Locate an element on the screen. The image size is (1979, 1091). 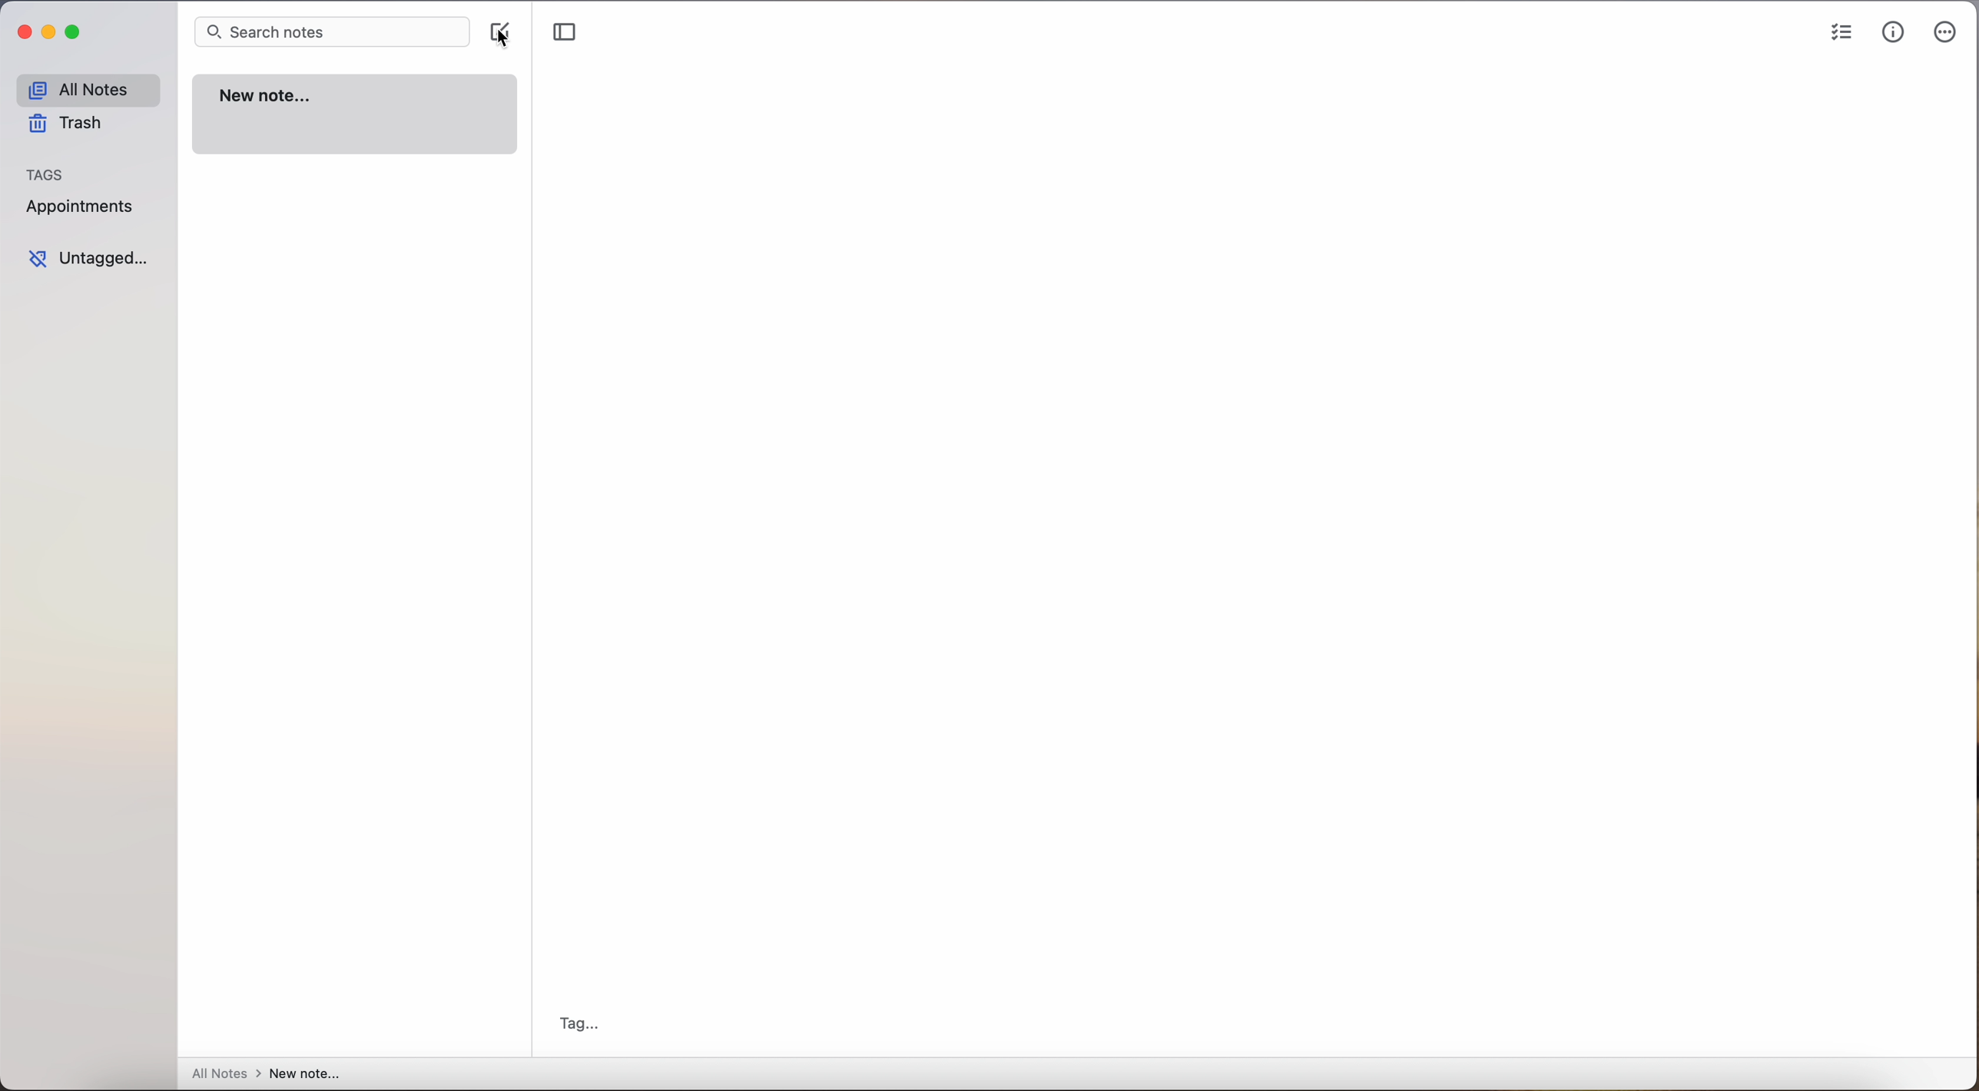
check list is located at coordinates (1841, 33).